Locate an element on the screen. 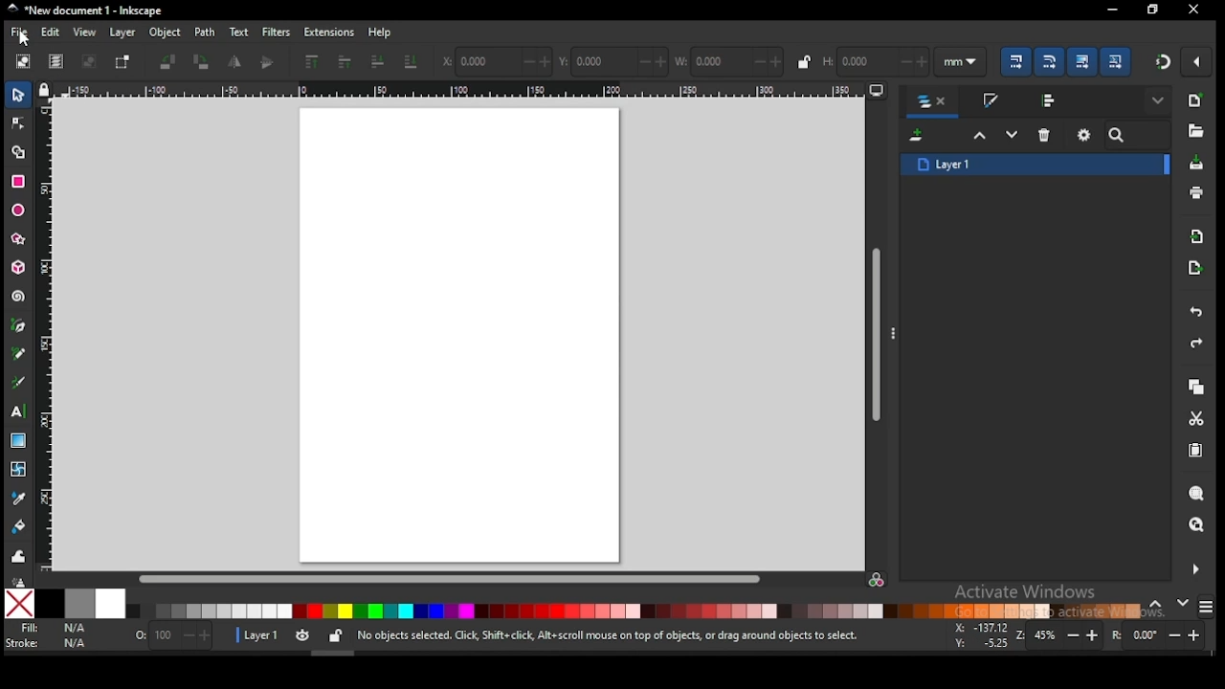 This screenshot has width=1225, height=689. spiral tool is located at coordinates (19, 297).